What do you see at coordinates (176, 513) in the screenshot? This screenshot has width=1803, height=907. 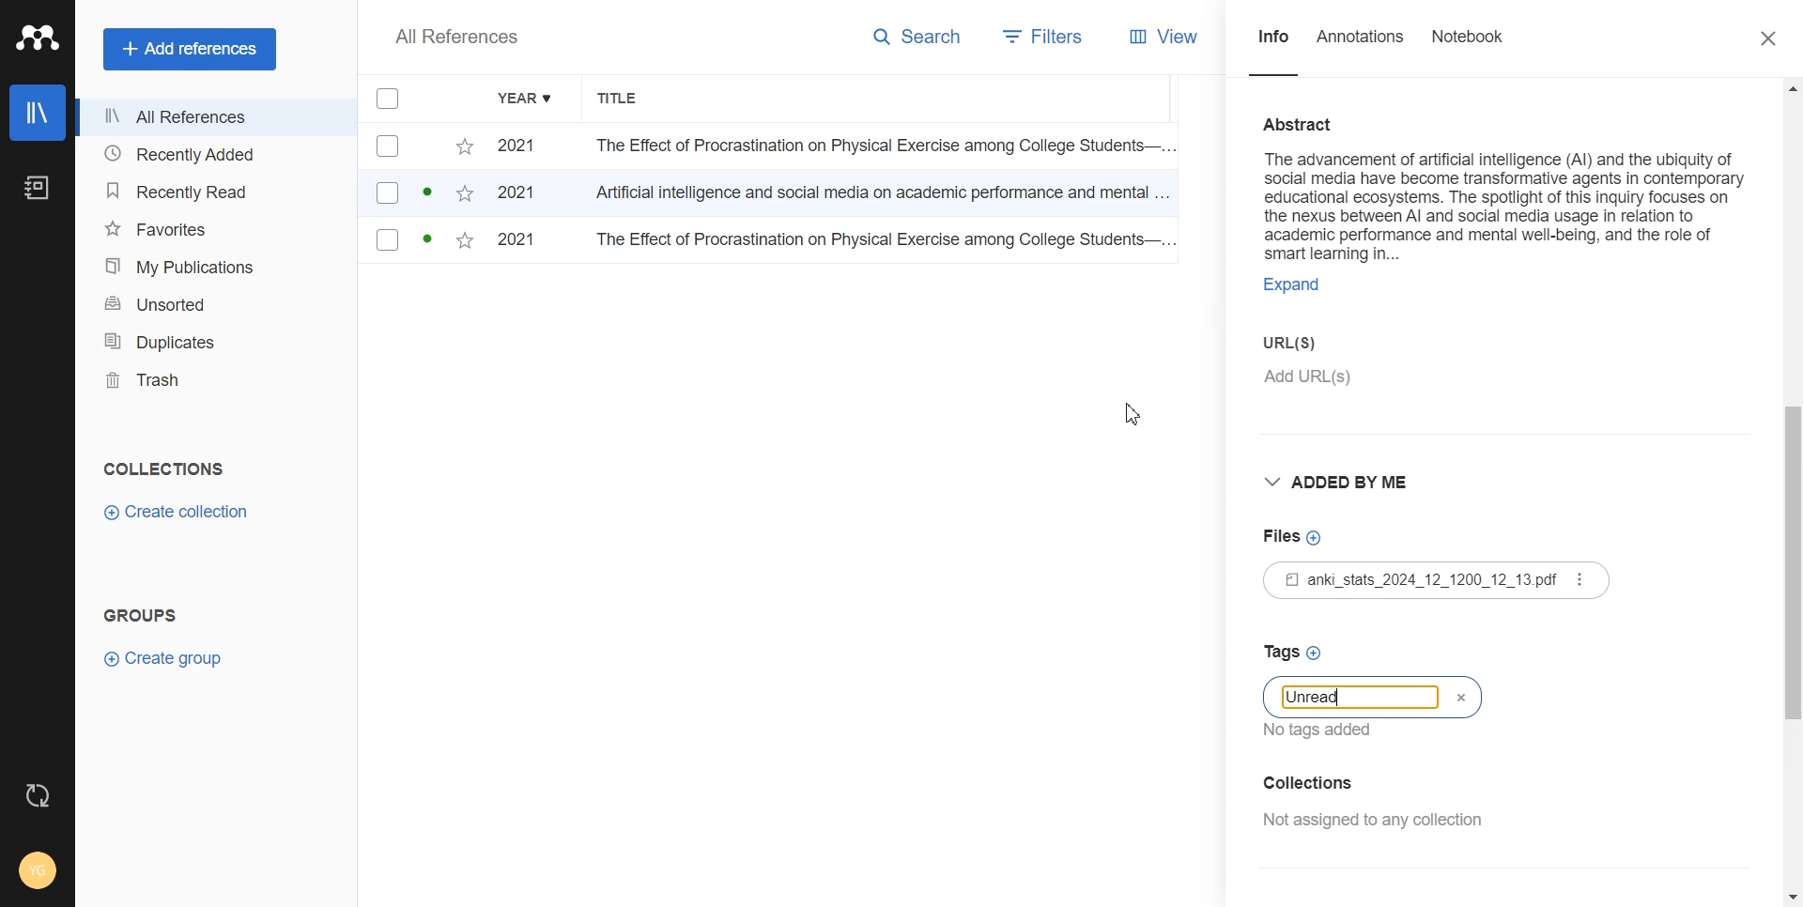 I see `Create collection` at bounding box center [176, 513].